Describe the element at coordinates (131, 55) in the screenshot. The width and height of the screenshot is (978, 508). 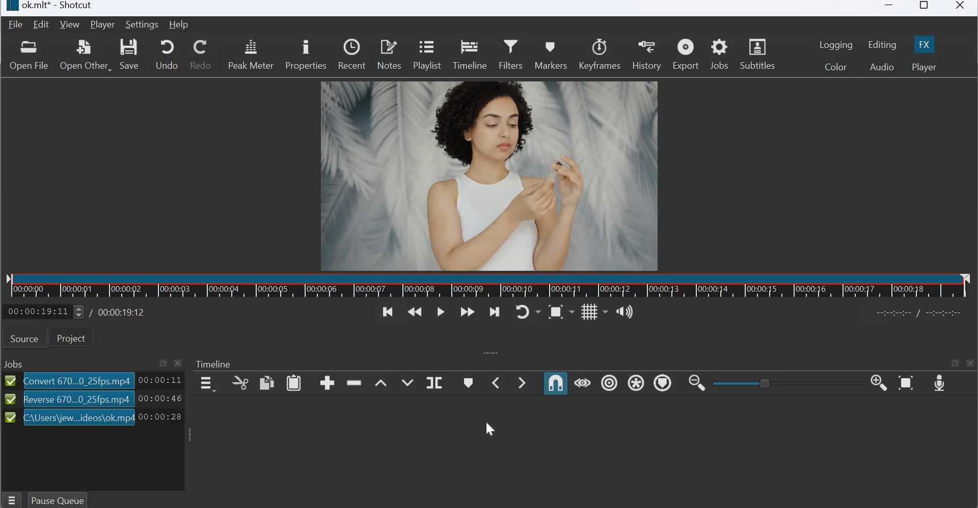
I see `Save` at that location.